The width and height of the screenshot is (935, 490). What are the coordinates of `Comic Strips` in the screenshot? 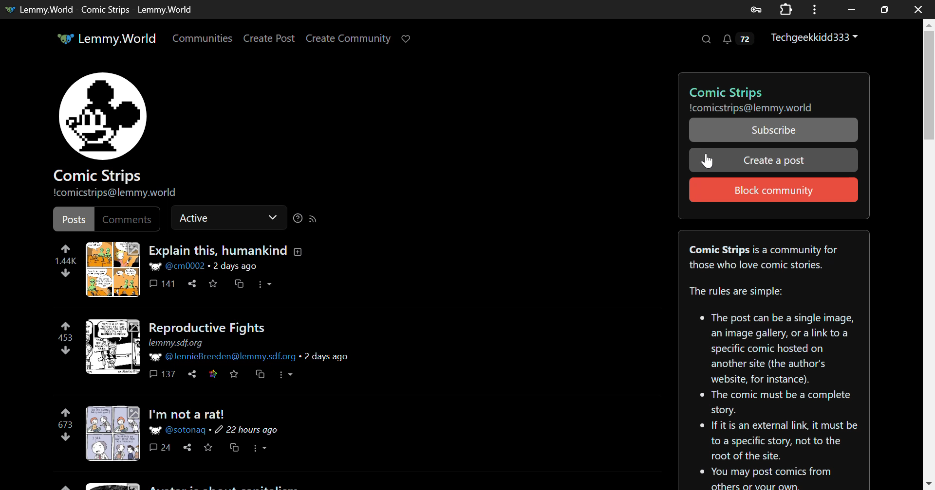 It's located at (99, 176).